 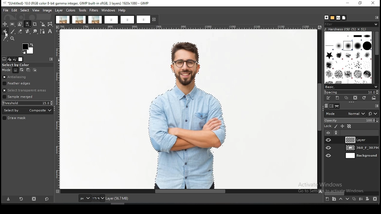 I want to click on help, so click(x=123, y=10).